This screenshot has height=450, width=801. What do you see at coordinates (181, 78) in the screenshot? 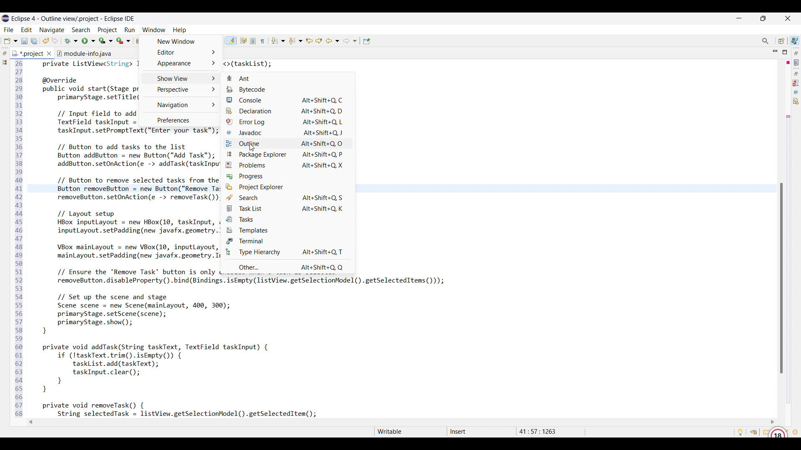
I see `Show view options` at bounding box center [181, 78].